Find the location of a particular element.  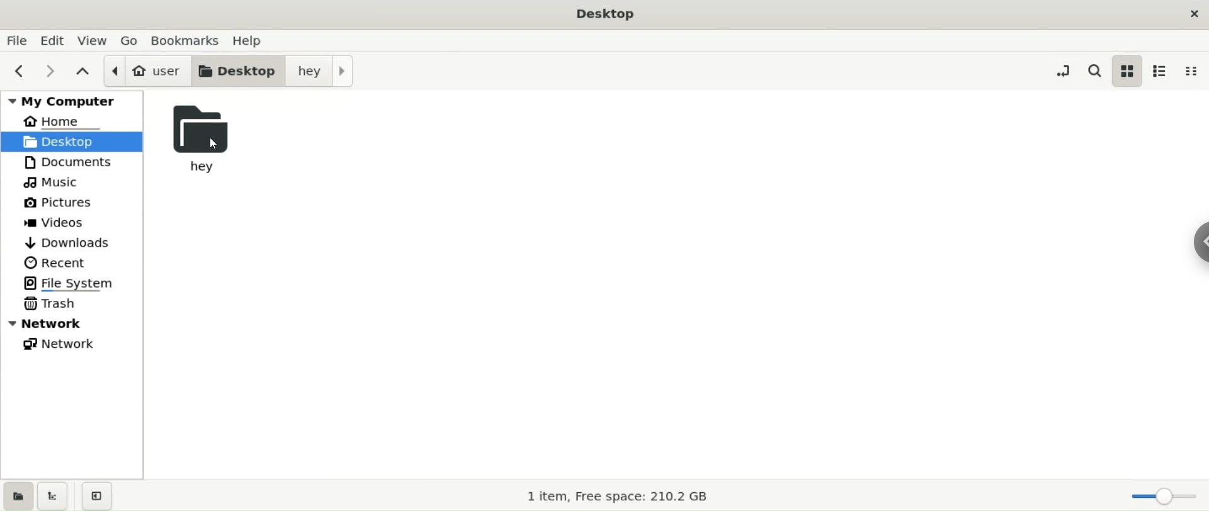

chrome options is located at coordinates (1198, 242).